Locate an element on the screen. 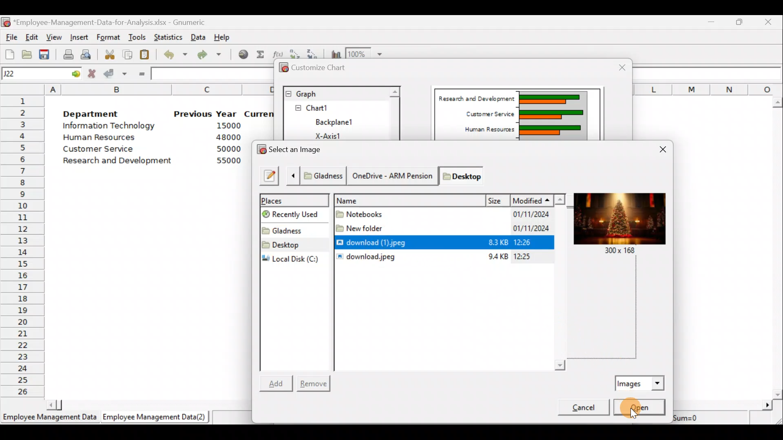 The width and height of the screenshot is (783, 440). X-axis1 is located at coordinates (334, 135).